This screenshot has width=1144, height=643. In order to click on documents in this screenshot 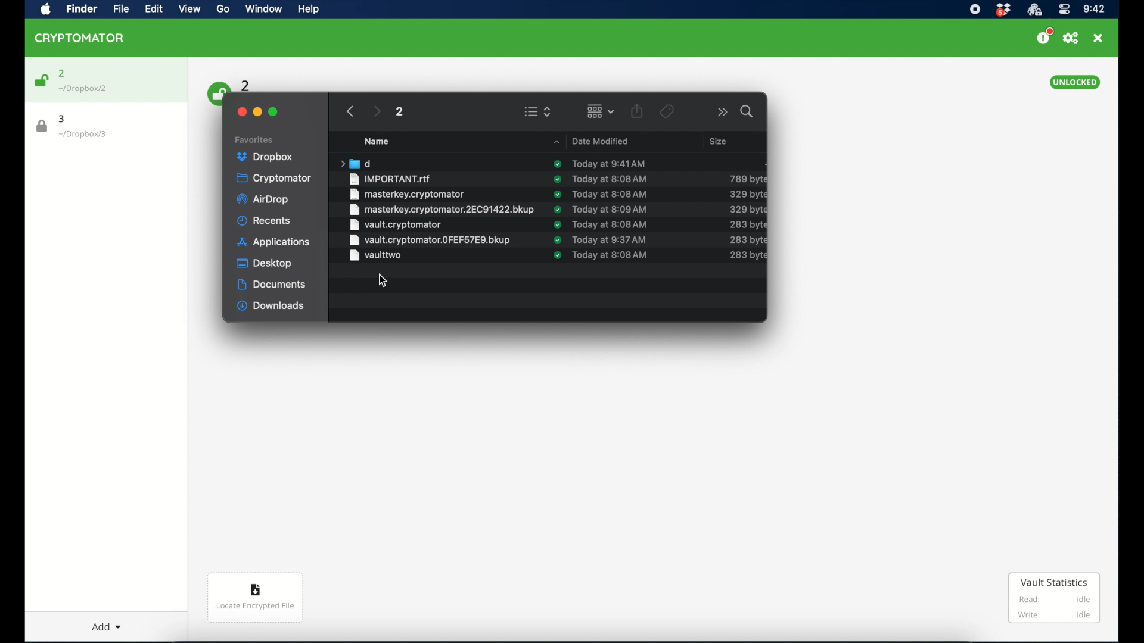, I will do `click(272, 285)`.